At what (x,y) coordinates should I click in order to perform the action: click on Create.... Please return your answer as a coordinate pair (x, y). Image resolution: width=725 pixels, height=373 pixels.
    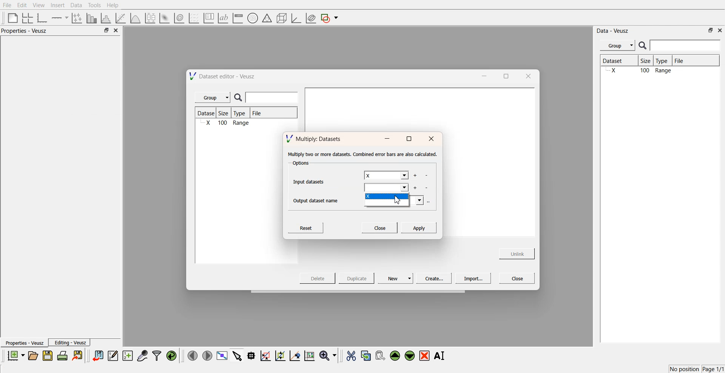
    Looking at the image, I should click on (433, 278).